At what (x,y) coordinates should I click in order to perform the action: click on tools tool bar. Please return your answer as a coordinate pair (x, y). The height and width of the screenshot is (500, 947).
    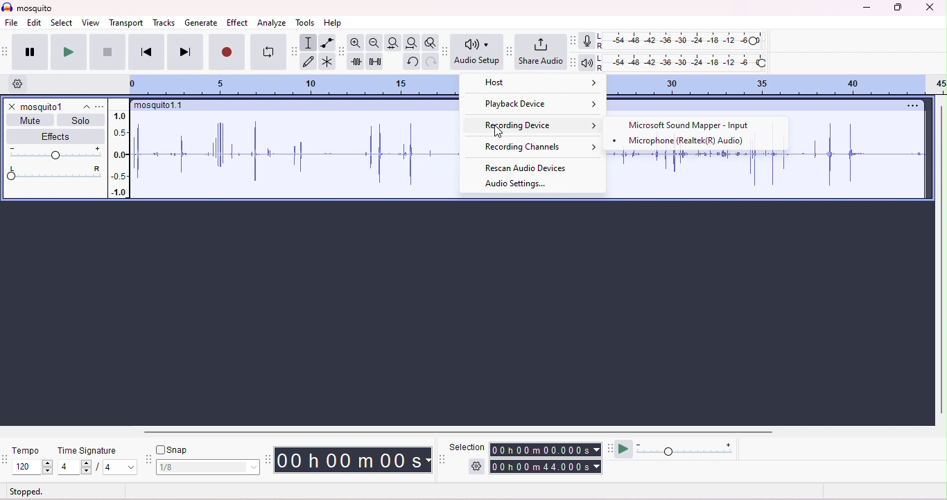
    Looking at the image, I should click on (296, 51).